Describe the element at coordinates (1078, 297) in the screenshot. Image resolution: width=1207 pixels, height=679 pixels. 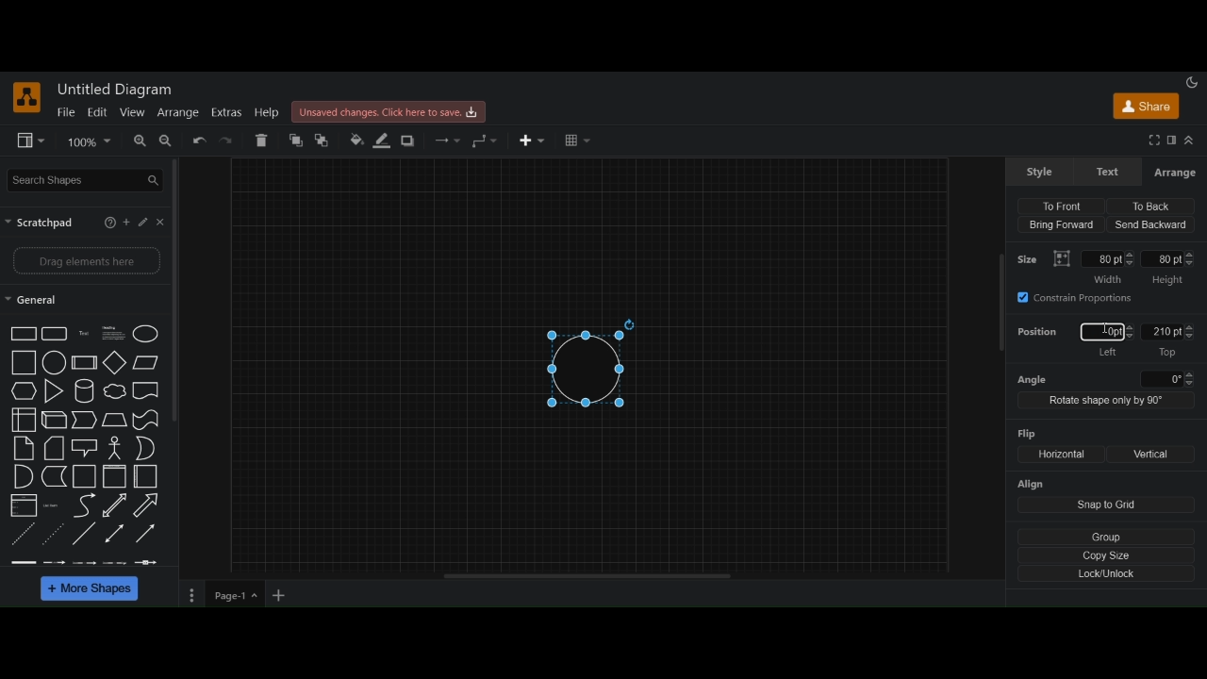
I see `constrain proportions` at that location.